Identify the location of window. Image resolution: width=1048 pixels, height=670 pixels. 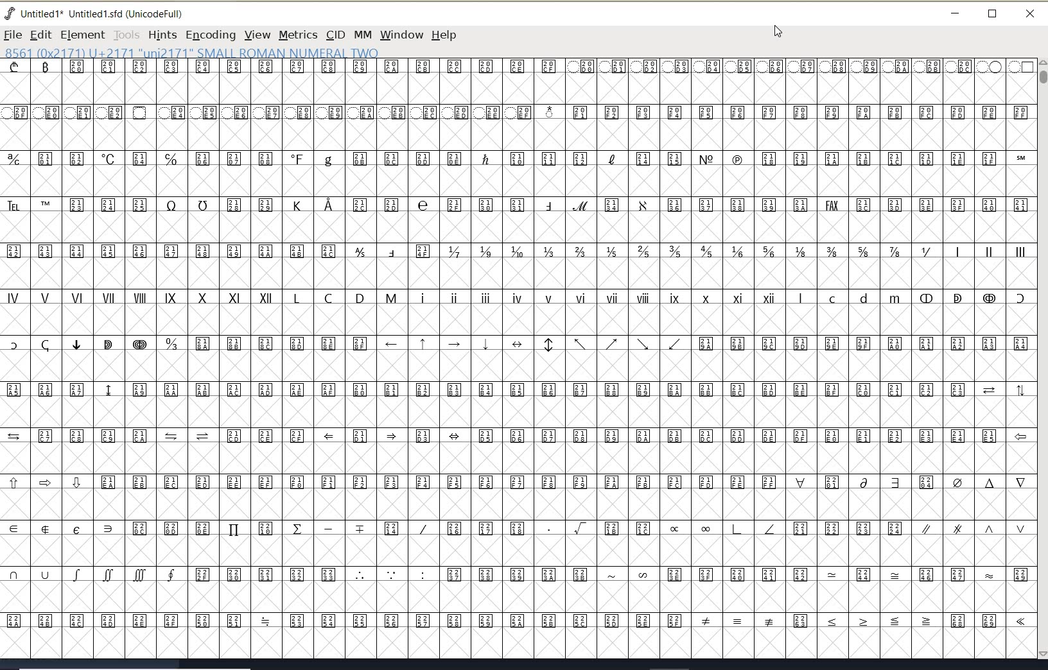
(401, 35).